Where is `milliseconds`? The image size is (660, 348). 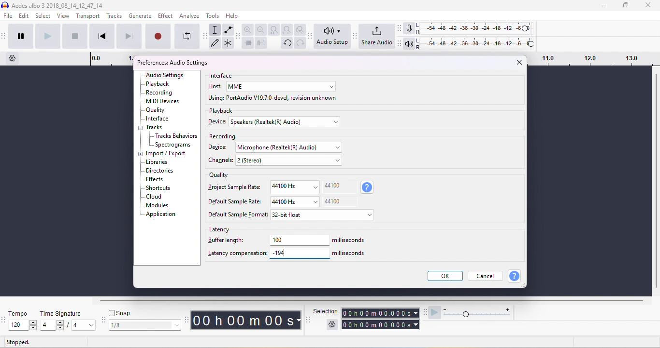 milliseconds is located at coordinates (350, 253).